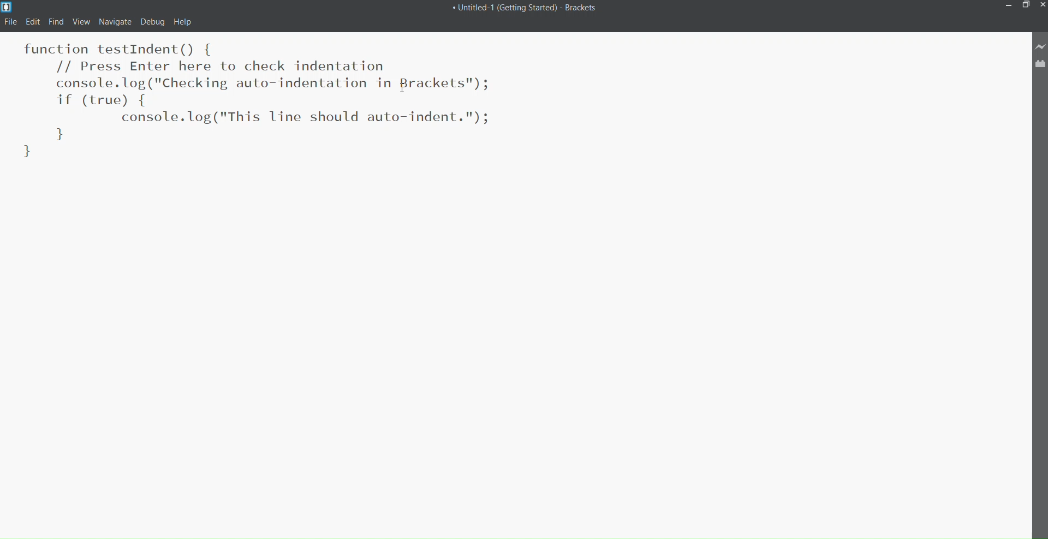  Describe the element at coordinates (54, 21) in the screenshot. I see `Find` at that location.